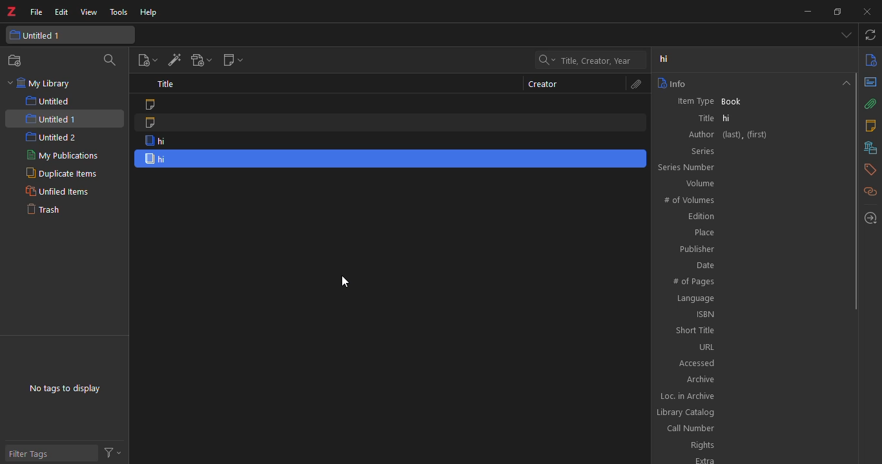 The width and height of the screenshot is (882, 464). What do you see at coordinates (699, 380) in the screenshot?
I see `archive` at bounding box center [699, 380].